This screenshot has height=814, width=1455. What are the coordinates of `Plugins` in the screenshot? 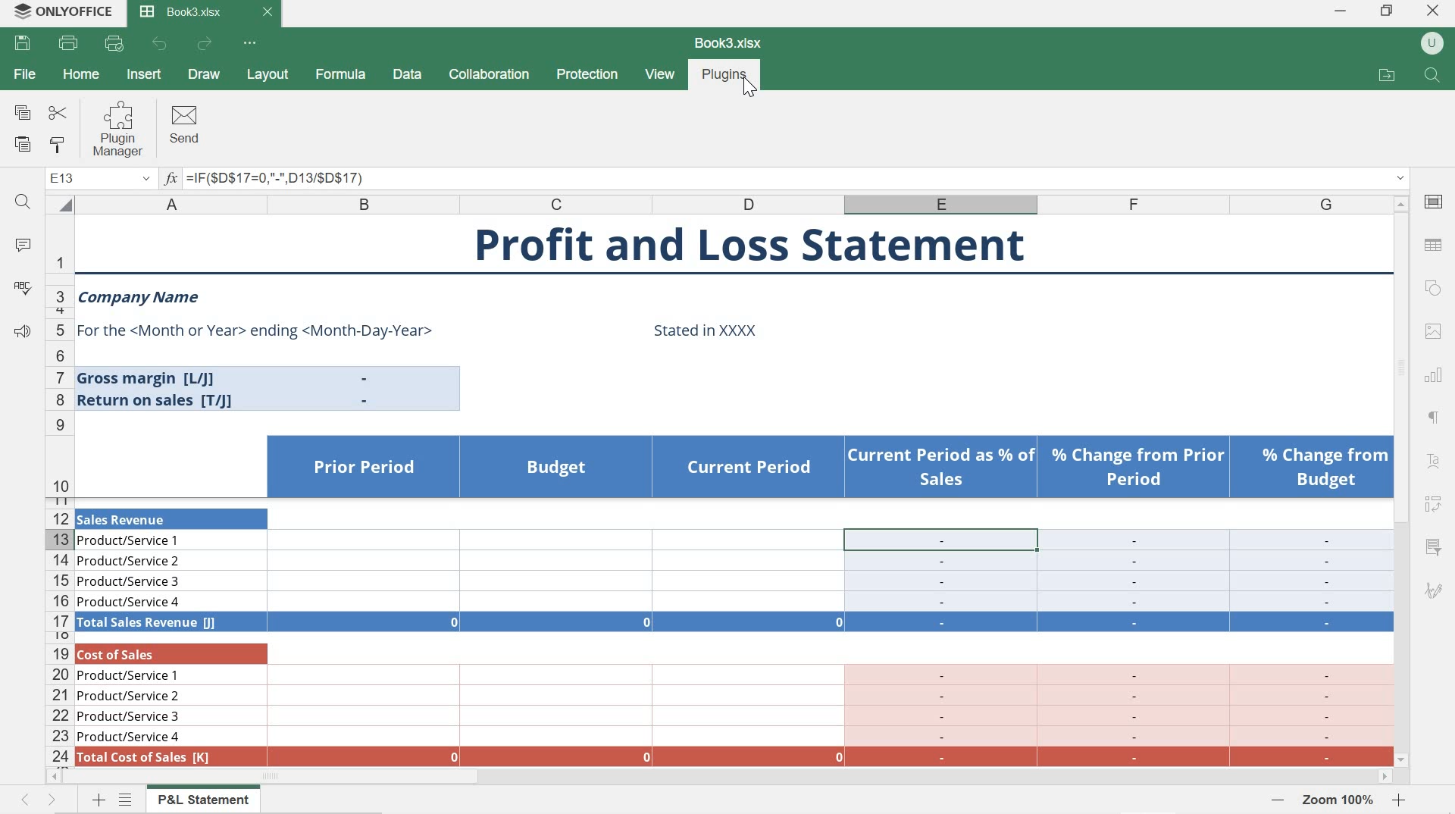 It's located at (724, 74).